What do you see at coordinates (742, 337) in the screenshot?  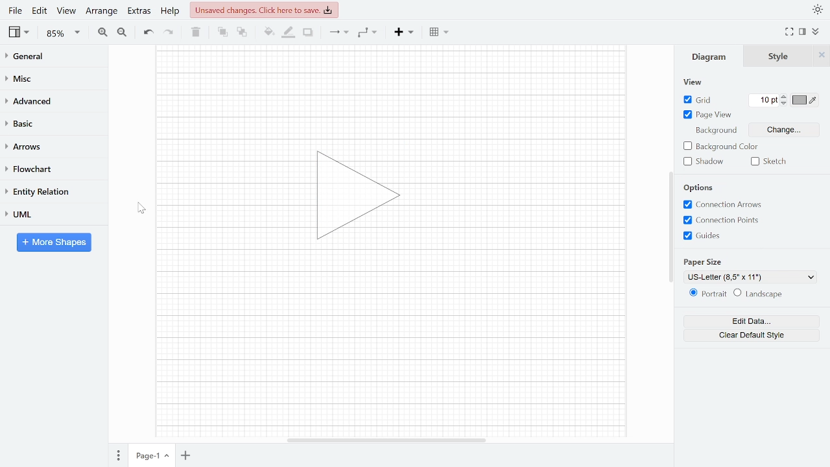 I see `Clear Default Style` at bounding box center [742, 337].